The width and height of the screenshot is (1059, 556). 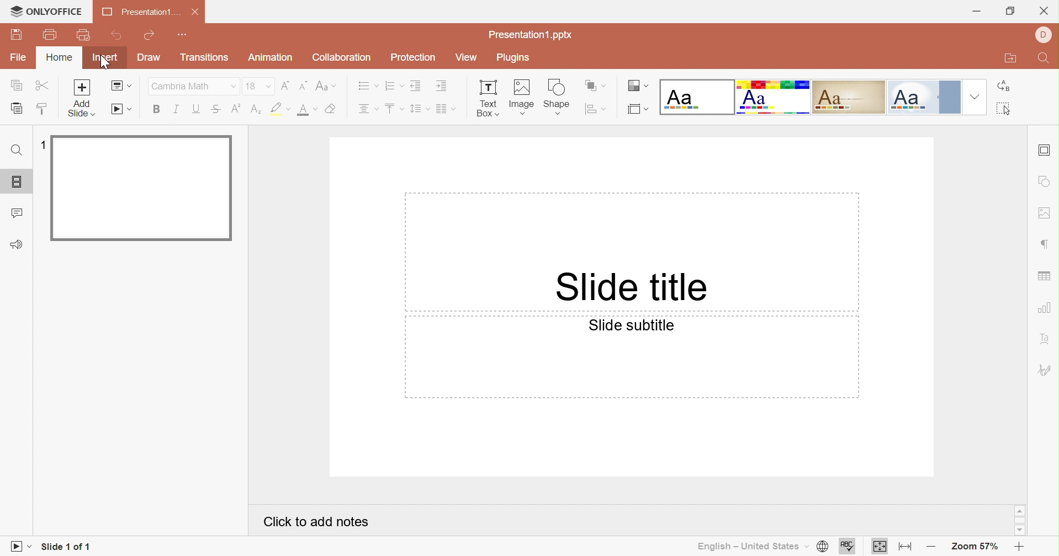 I want to click on Scroll Up, so click(x=1018, y=510).